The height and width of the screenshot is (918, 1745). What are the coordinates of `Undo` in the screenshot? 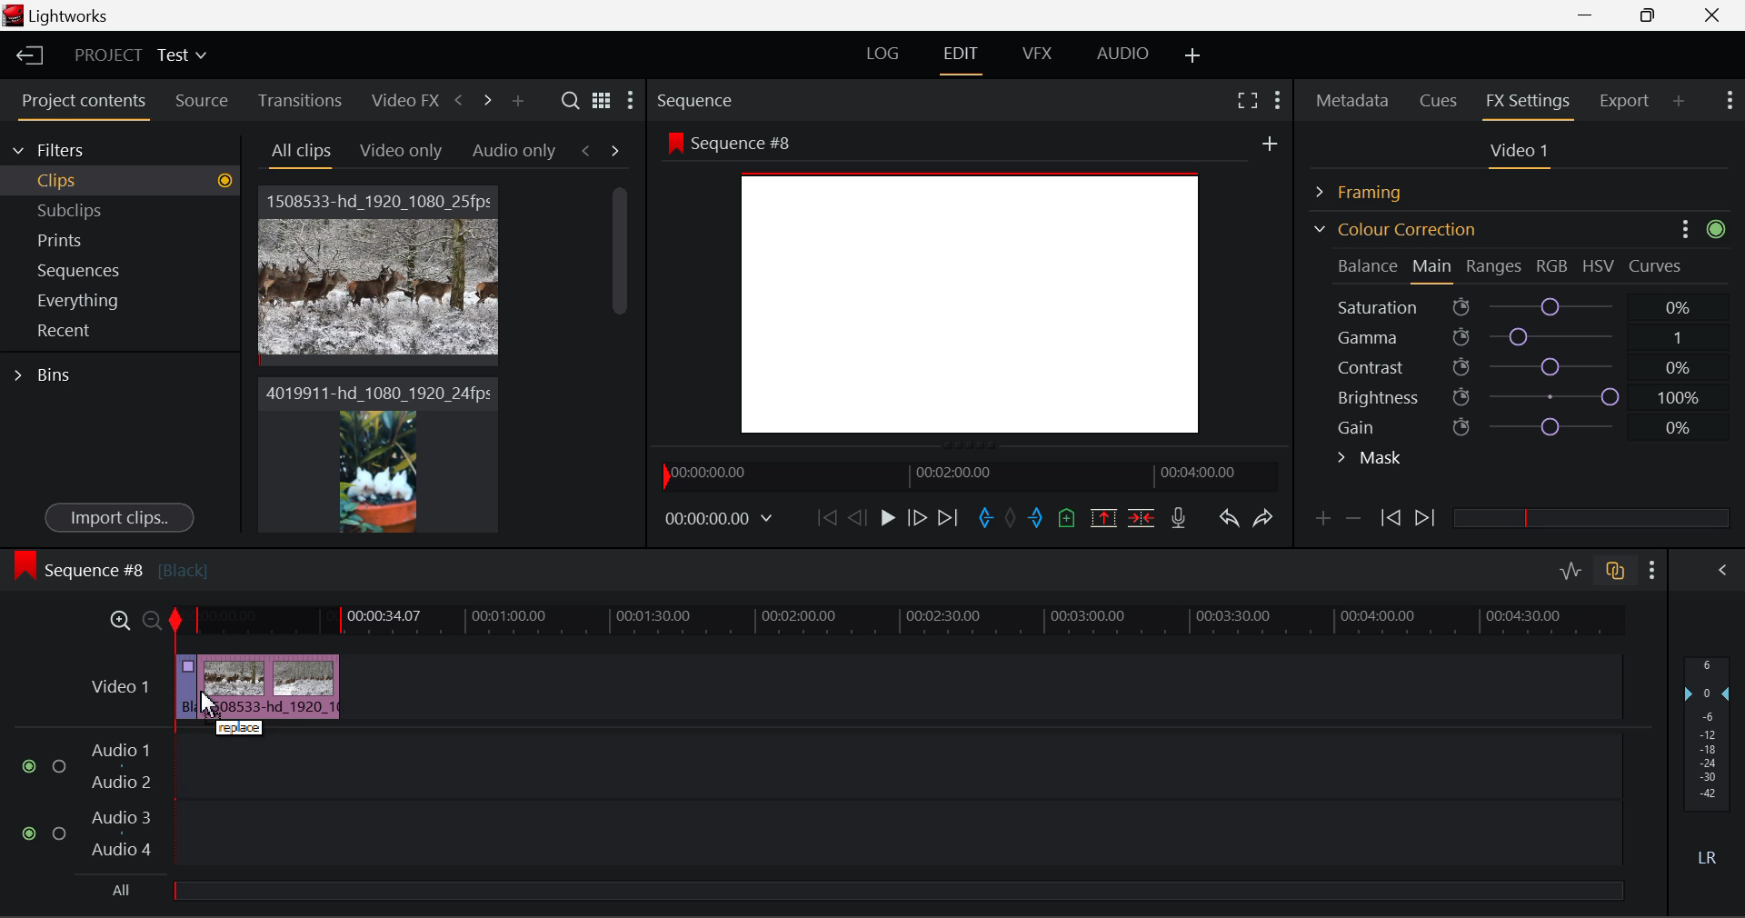 It's located at (1228, 522).